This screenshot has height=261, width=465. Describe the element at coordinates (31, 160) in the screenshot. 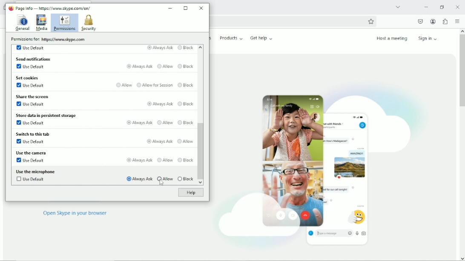

I see `Use default` at that location.